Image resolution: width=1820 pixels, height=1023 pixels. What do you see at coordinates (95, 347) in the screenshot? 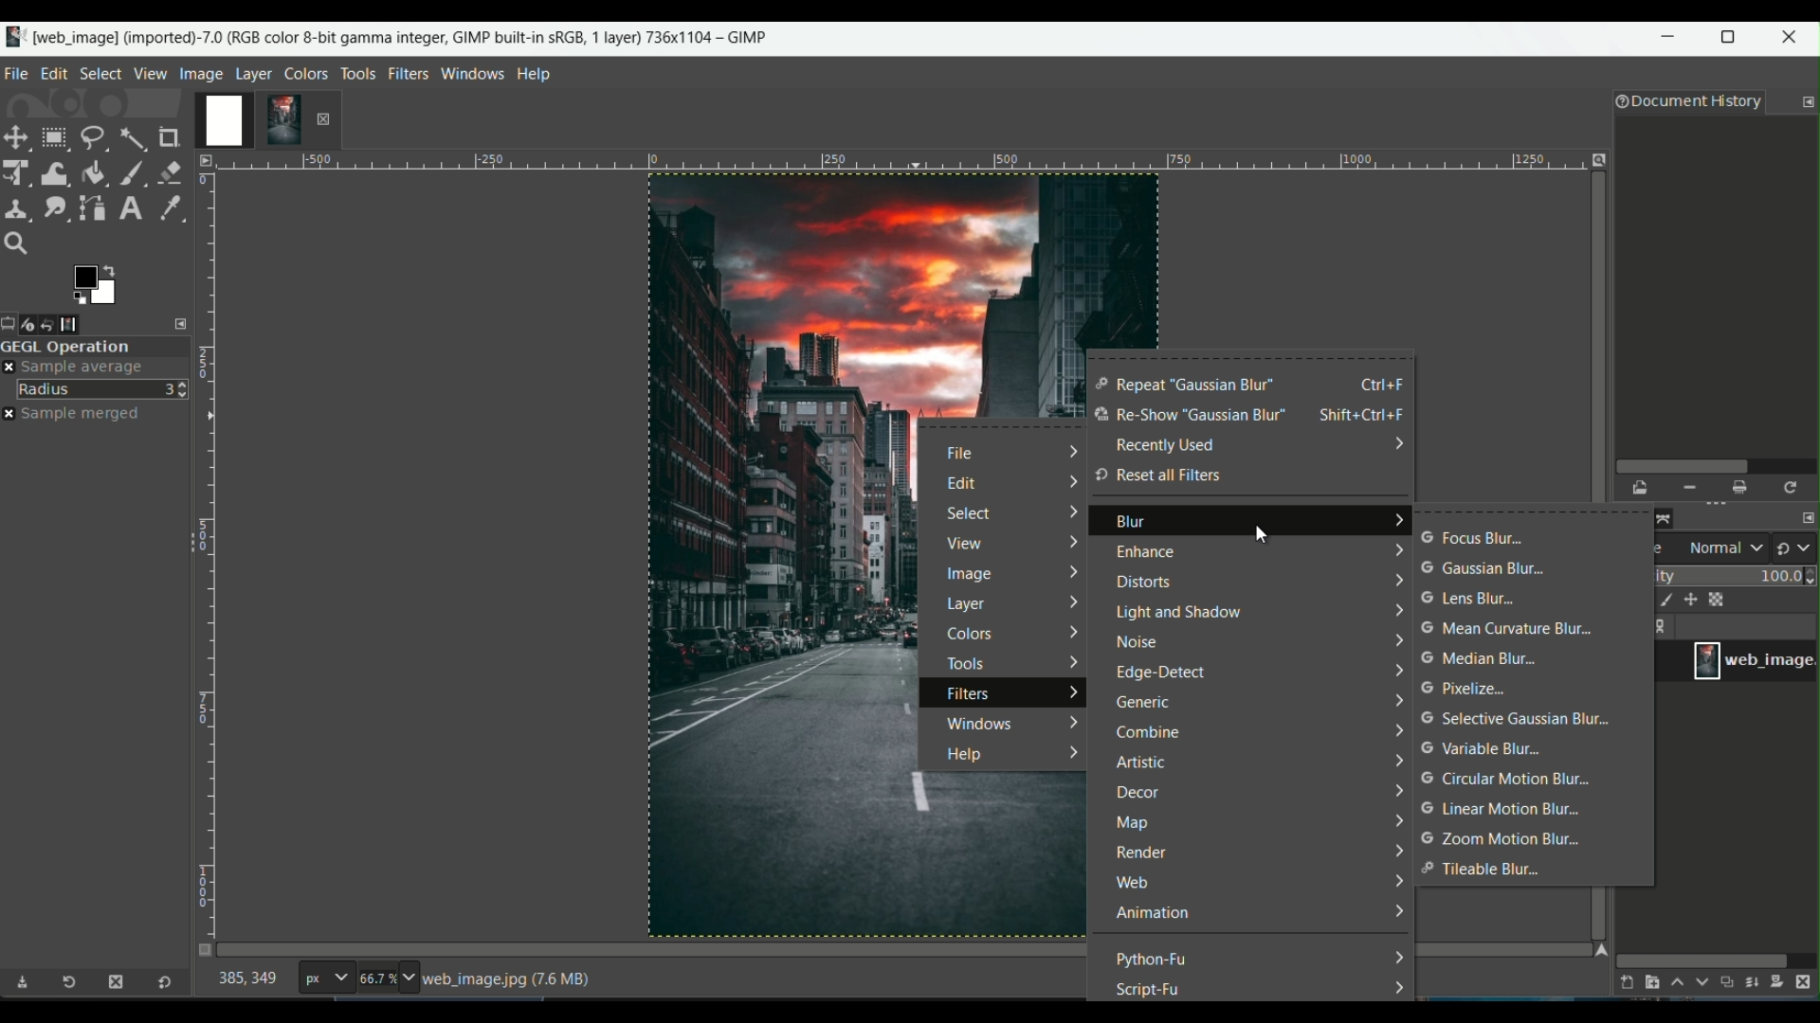
I see `gegl operation` at bounding box center [95, 347].